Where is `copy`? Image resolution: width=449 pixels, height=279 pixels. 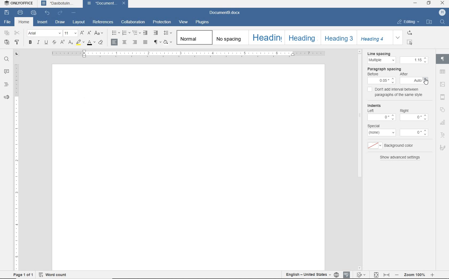
copy is located at coordinates (6, 33).